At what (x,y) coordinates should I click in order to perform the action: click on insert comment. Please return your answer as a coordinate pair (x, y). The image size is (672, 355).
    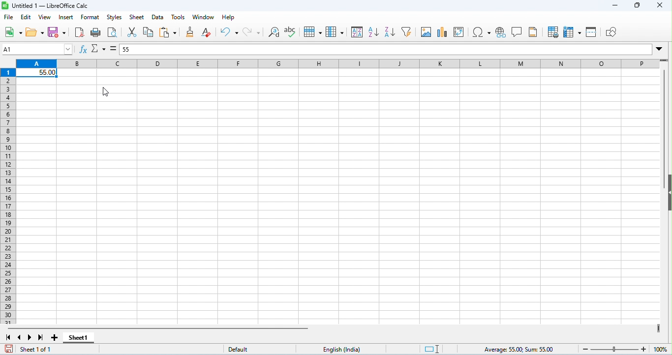
    Looking at the image, I should click on (518, 32).